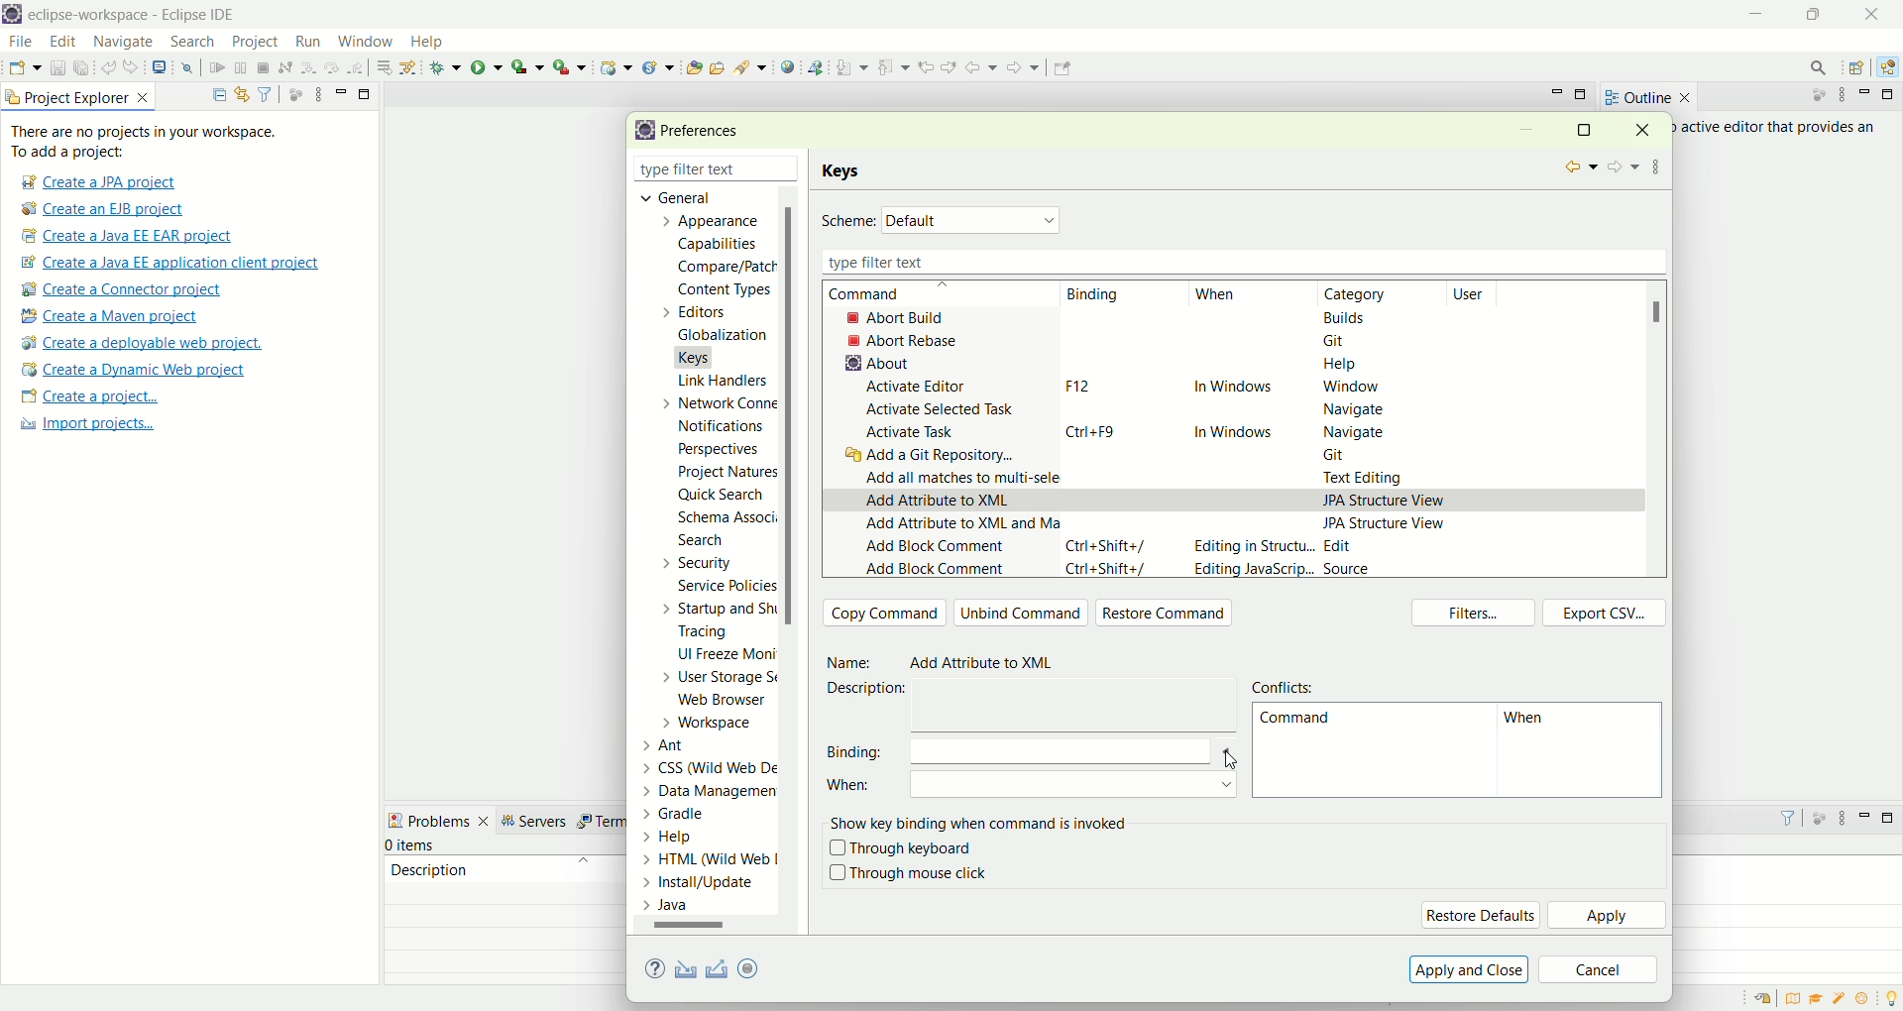 The image size is (1903, 1011). Describe the element at coordinates (264, 69) in the screenshot. I see `terminate` at that location.